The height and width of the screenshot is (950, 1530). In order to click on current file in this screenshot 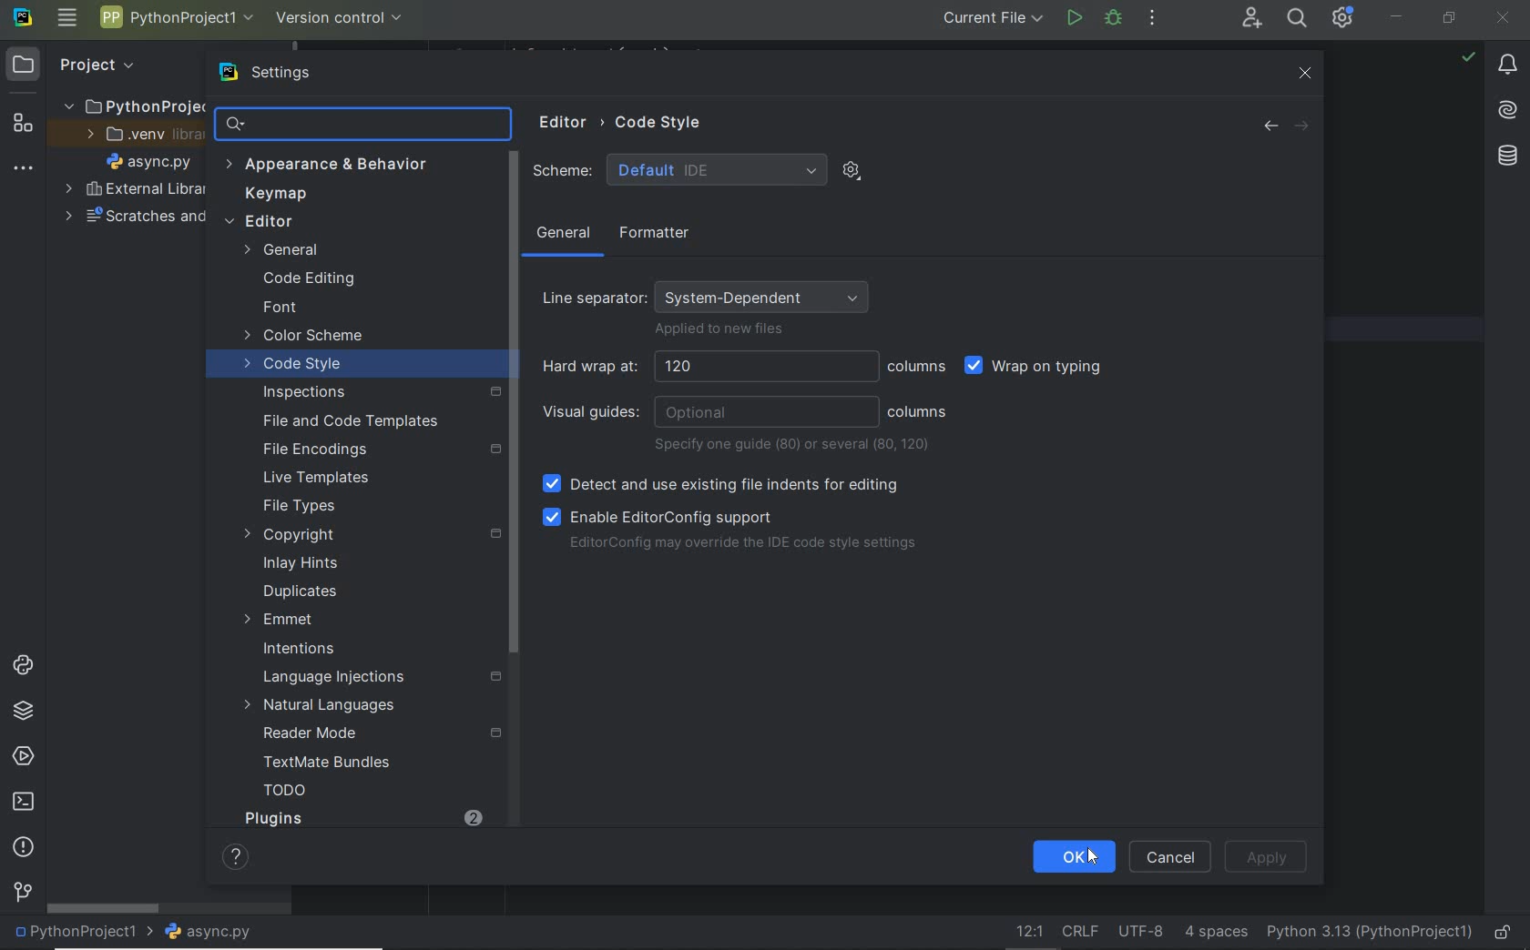, I will do `click(993, 19)`.